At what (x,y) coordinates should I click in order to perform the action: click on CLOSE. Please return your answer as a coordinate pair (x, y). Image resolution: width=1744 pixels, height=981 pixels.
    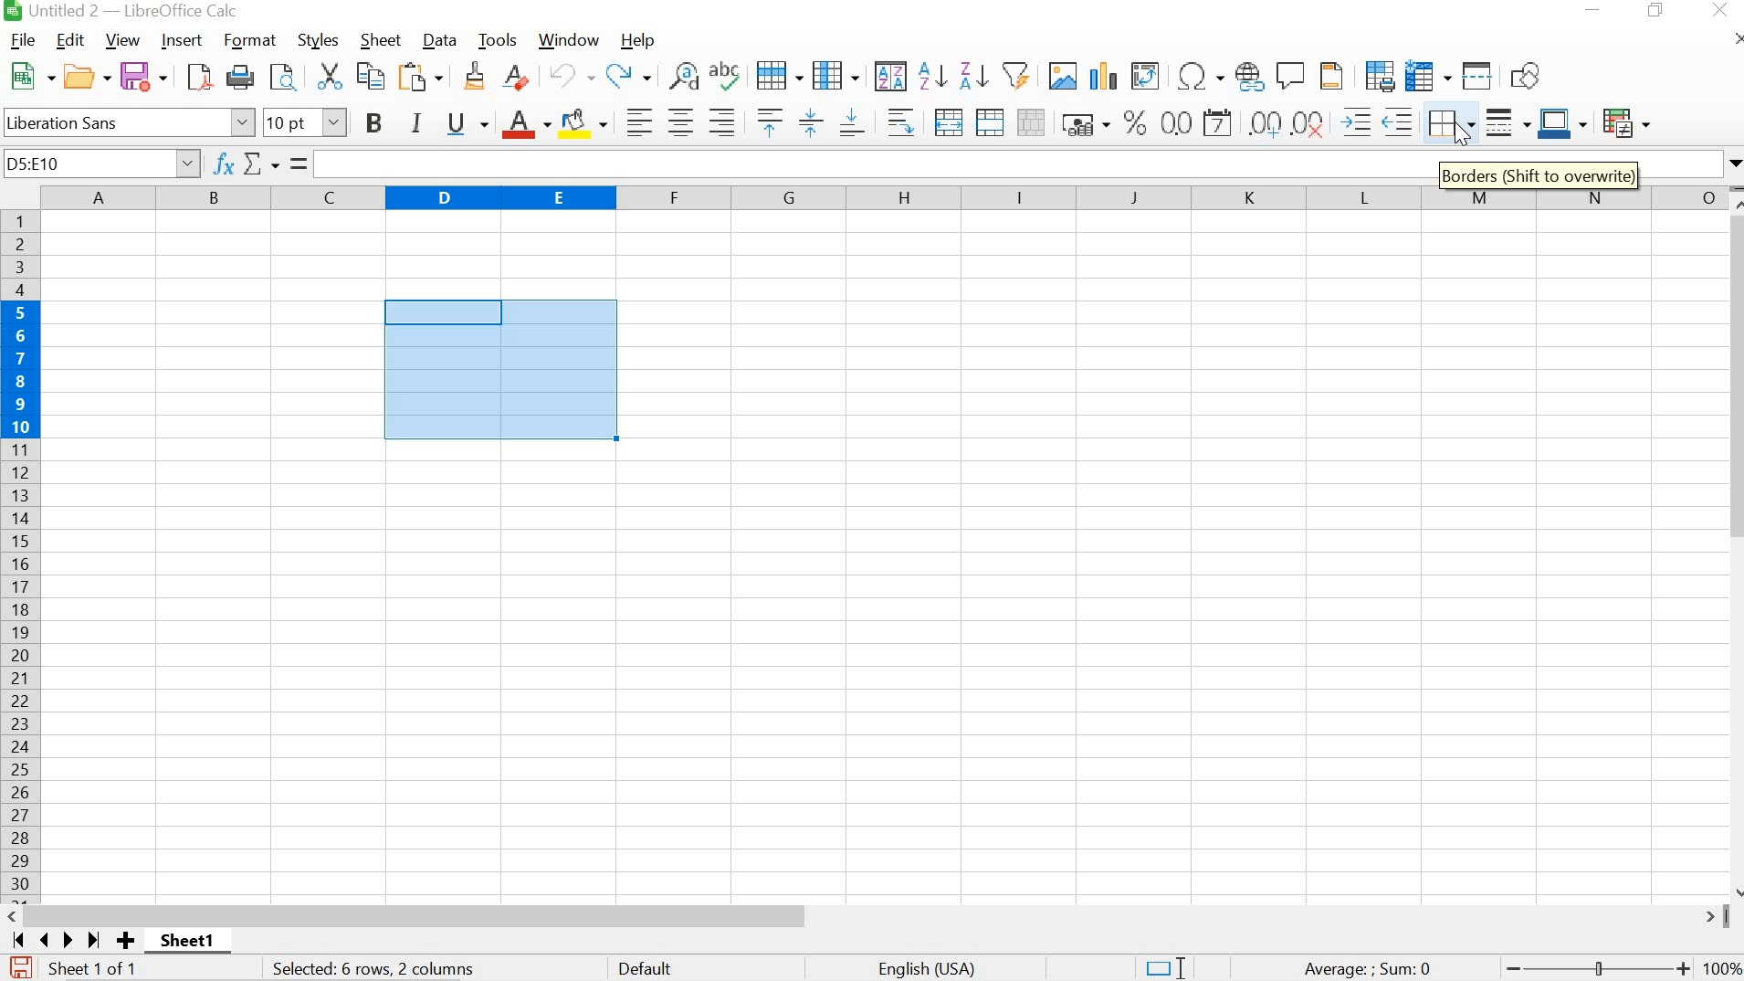
    Looking at the image, I should click on (1738, 38).